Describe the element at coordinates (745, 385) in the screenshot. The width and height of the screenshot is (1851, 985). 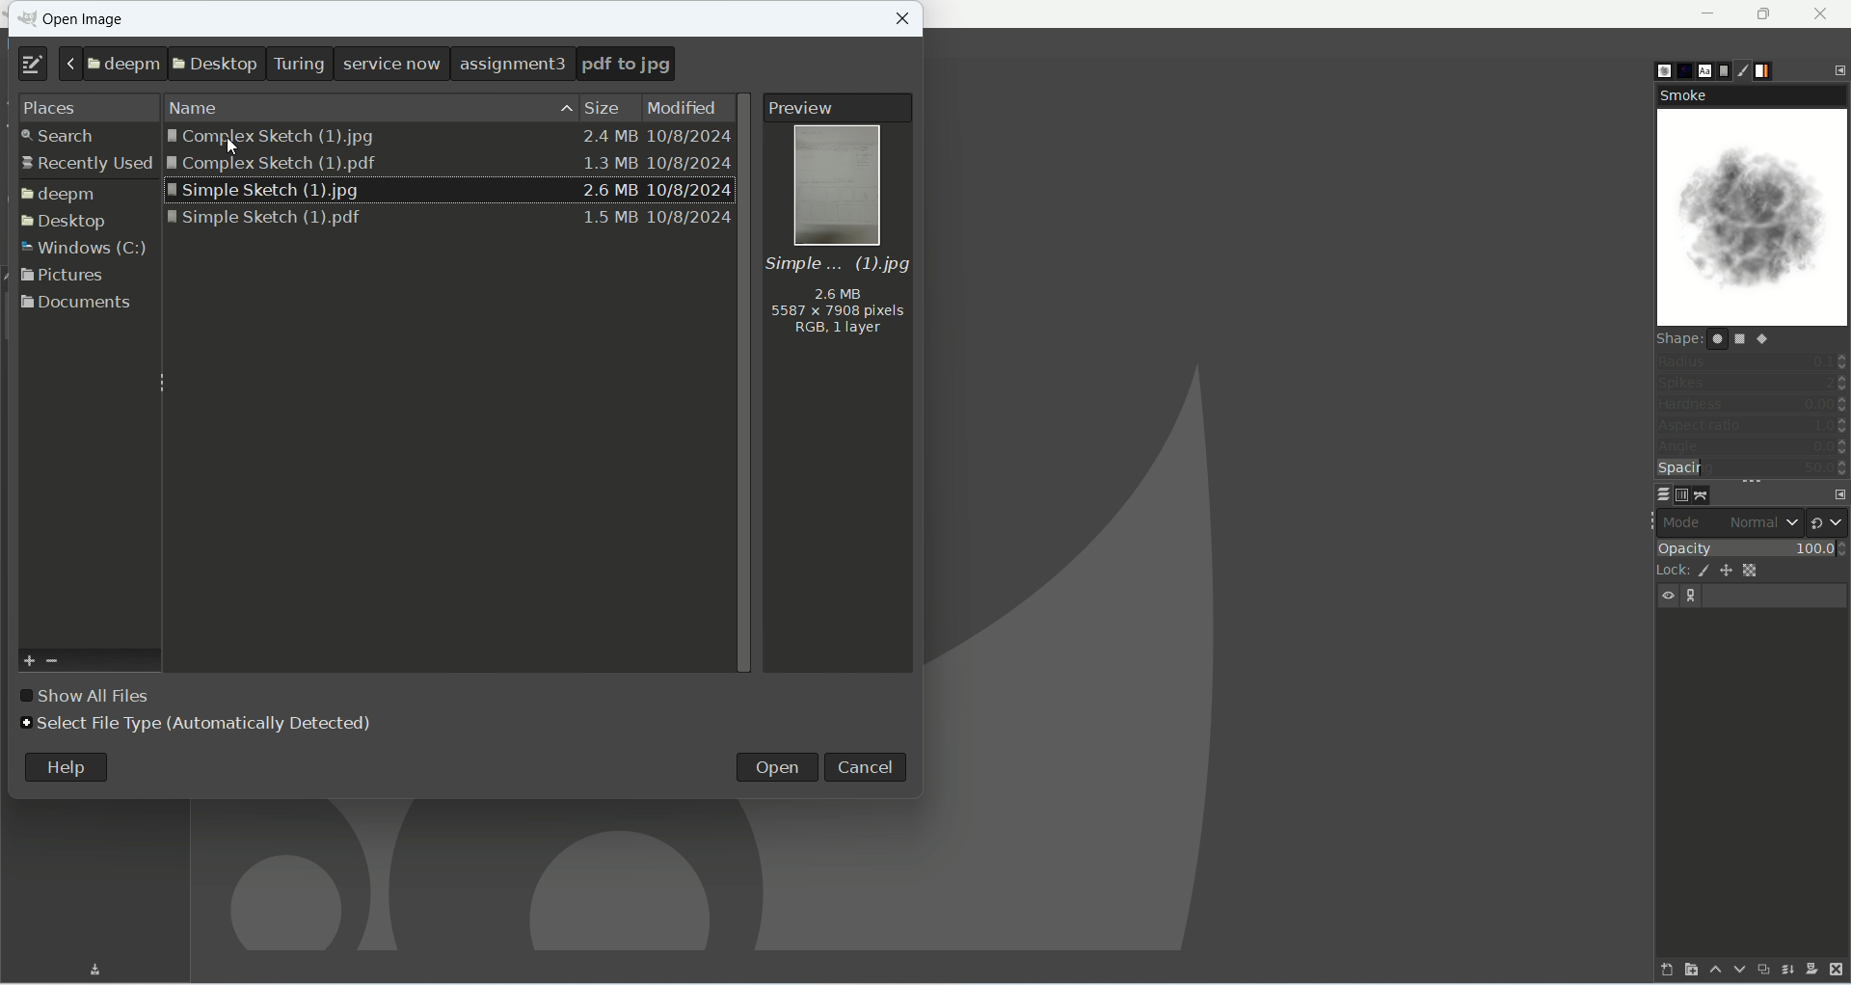
I see `vertical scroll bar` at that location.